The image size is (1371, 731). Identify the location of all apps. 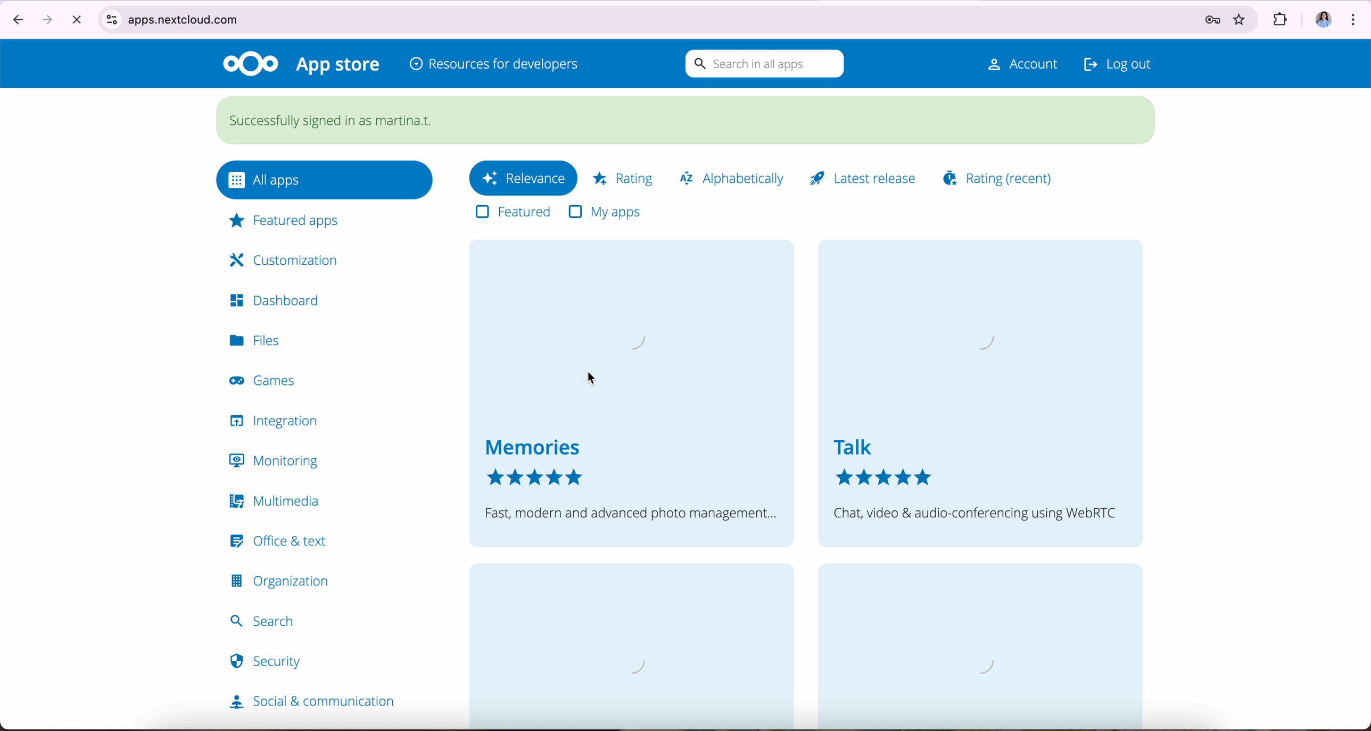
(325, 178).